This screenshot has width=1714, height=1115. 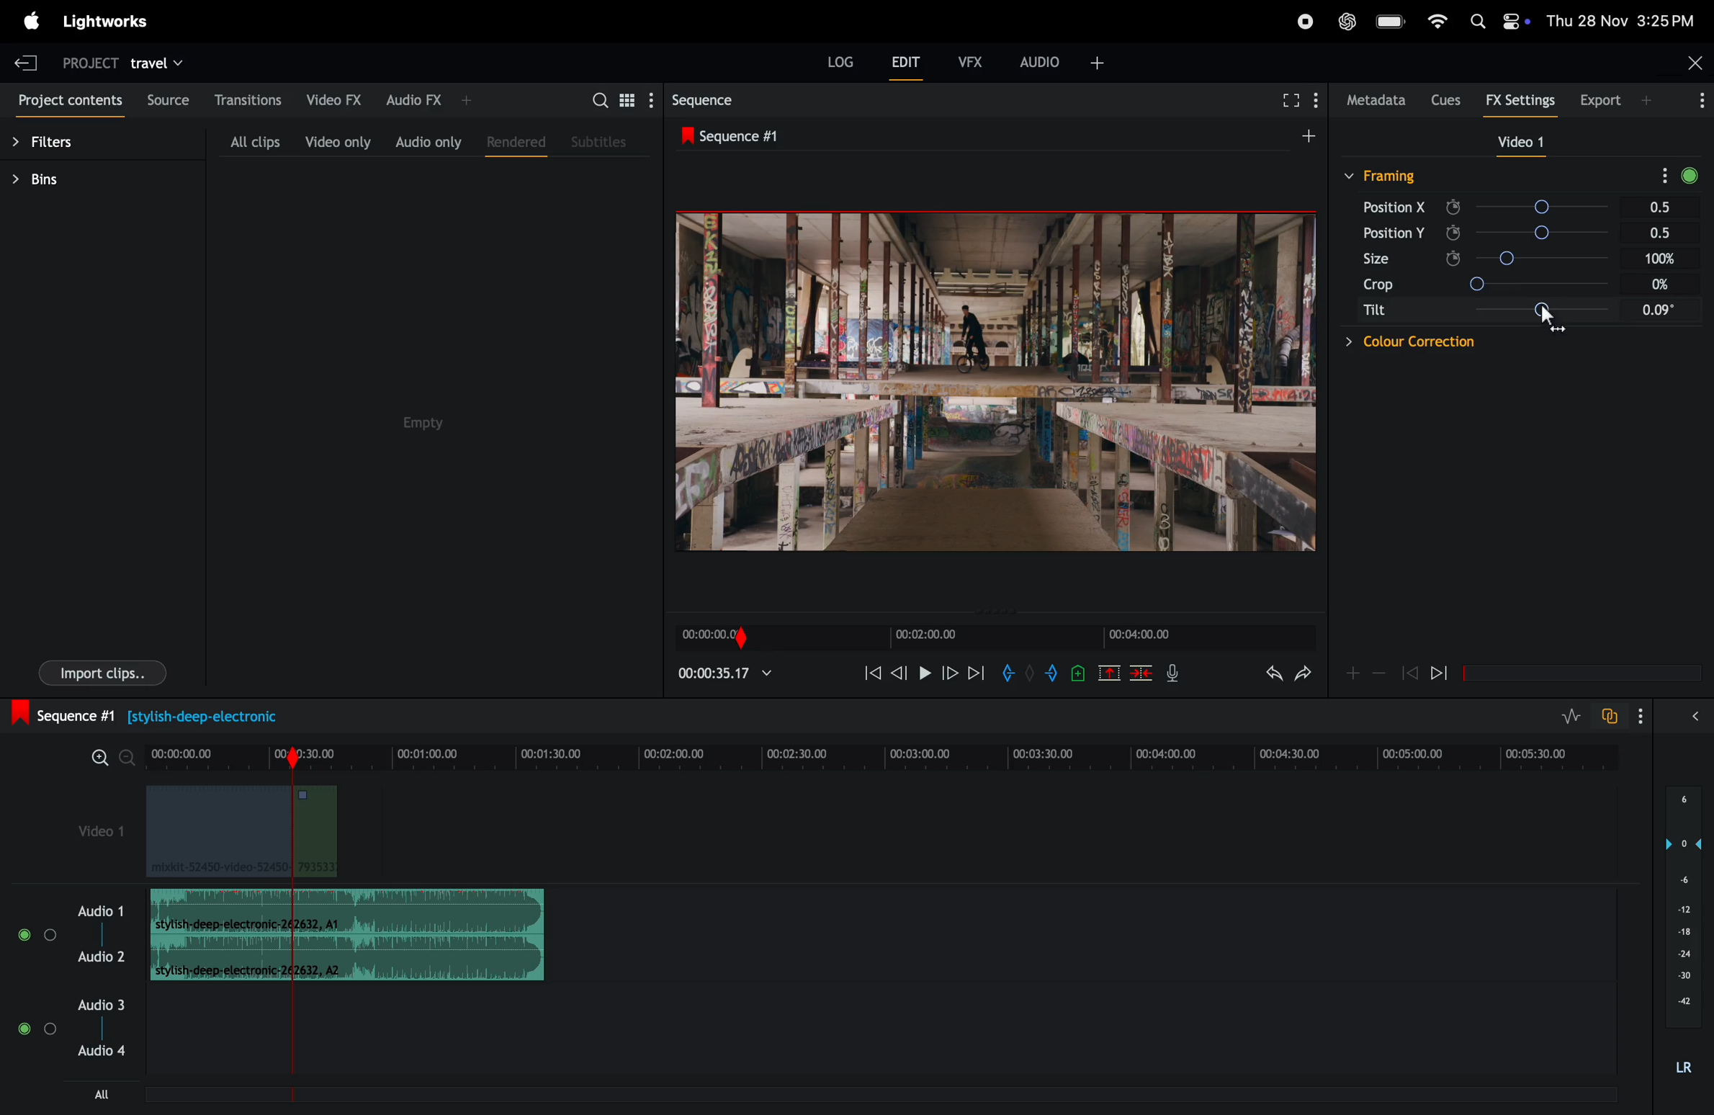 What do you see at coordinates (1520, 101) in the screenshot?
I see `Fx settings` at bounding box center [1520, 101].